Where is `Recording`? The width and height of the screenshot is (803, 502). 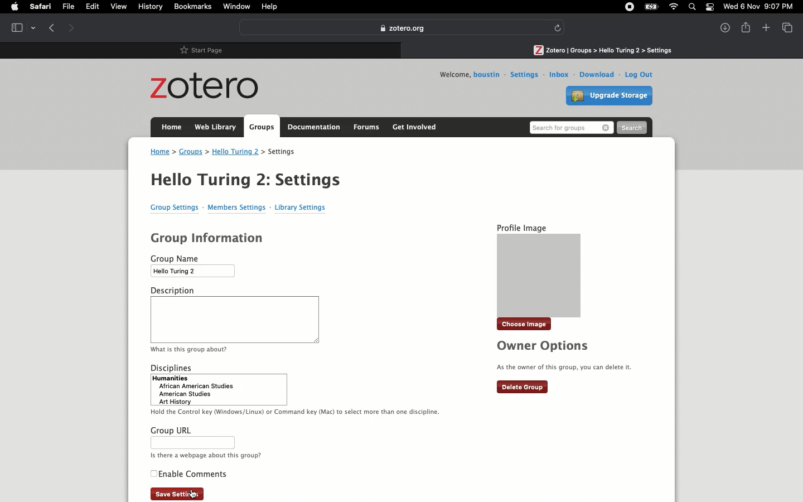
Recording is located at coordinates (629, 8).